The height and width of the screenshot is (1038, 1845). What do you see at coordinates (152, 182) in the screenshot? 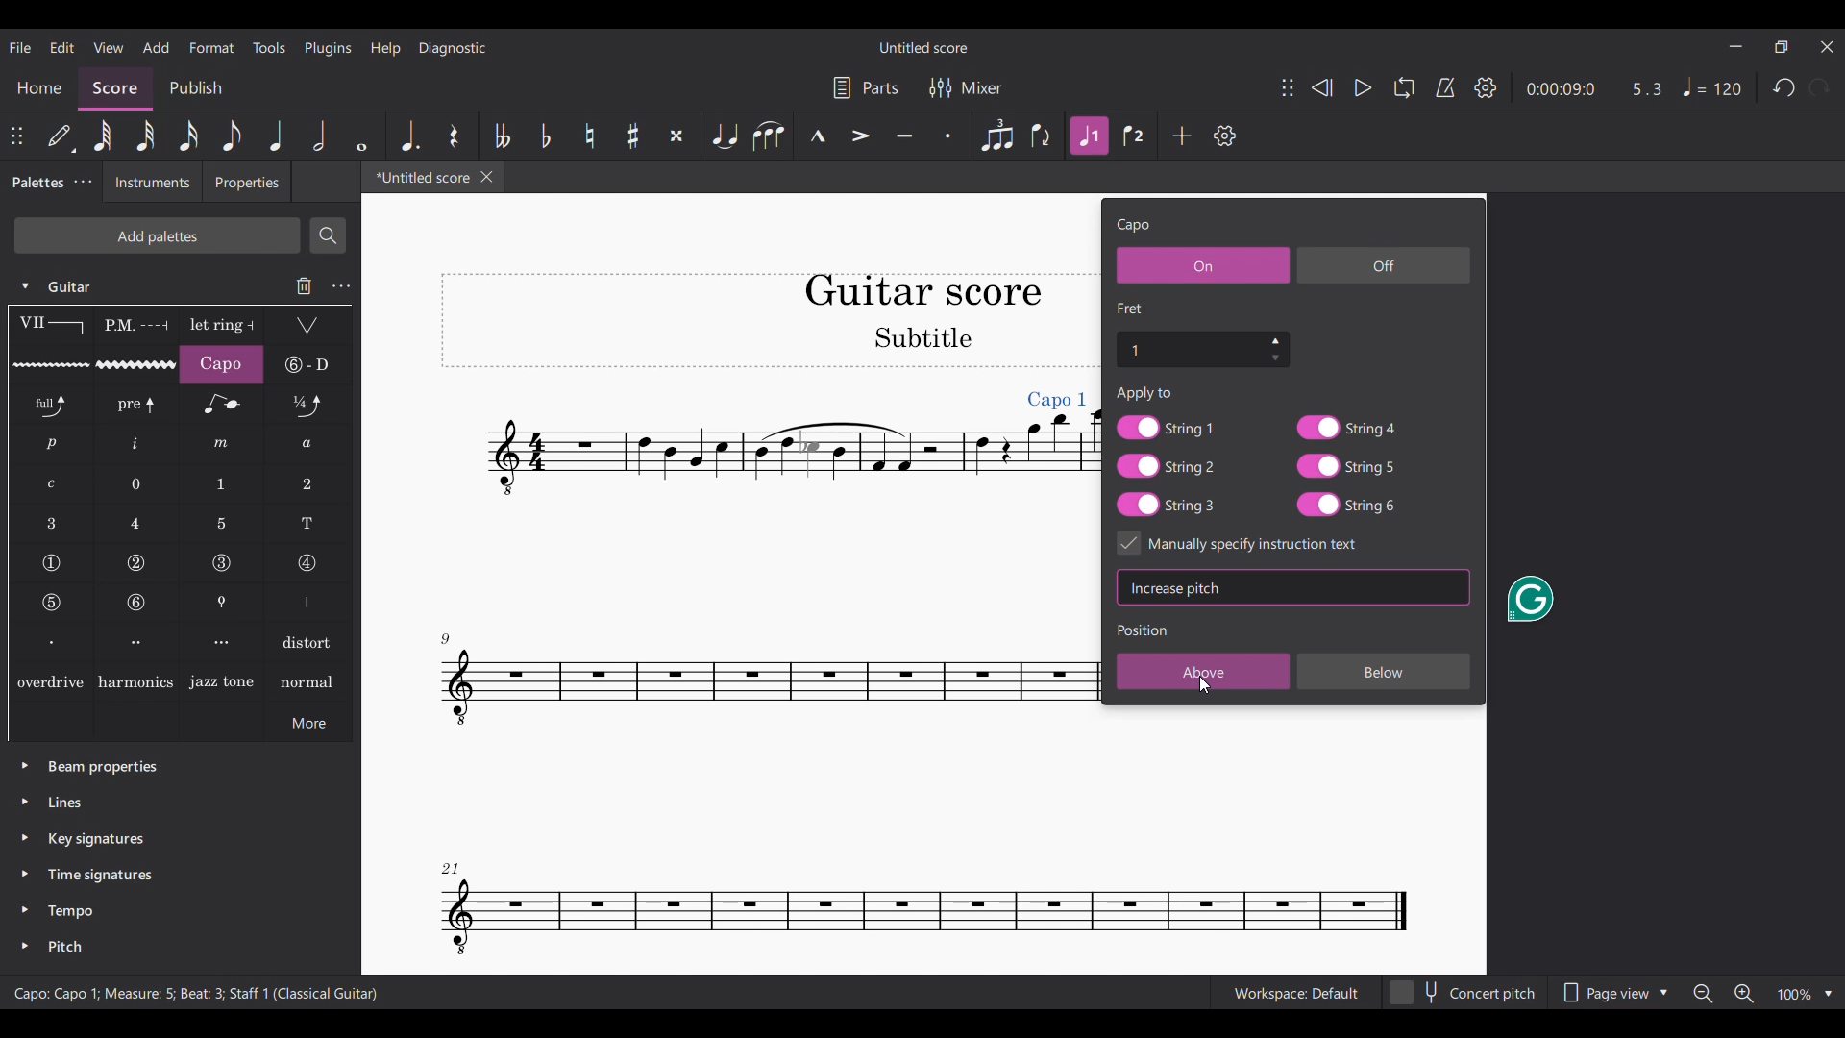
I see `Instruments tab` at bounding box center [152, 182].